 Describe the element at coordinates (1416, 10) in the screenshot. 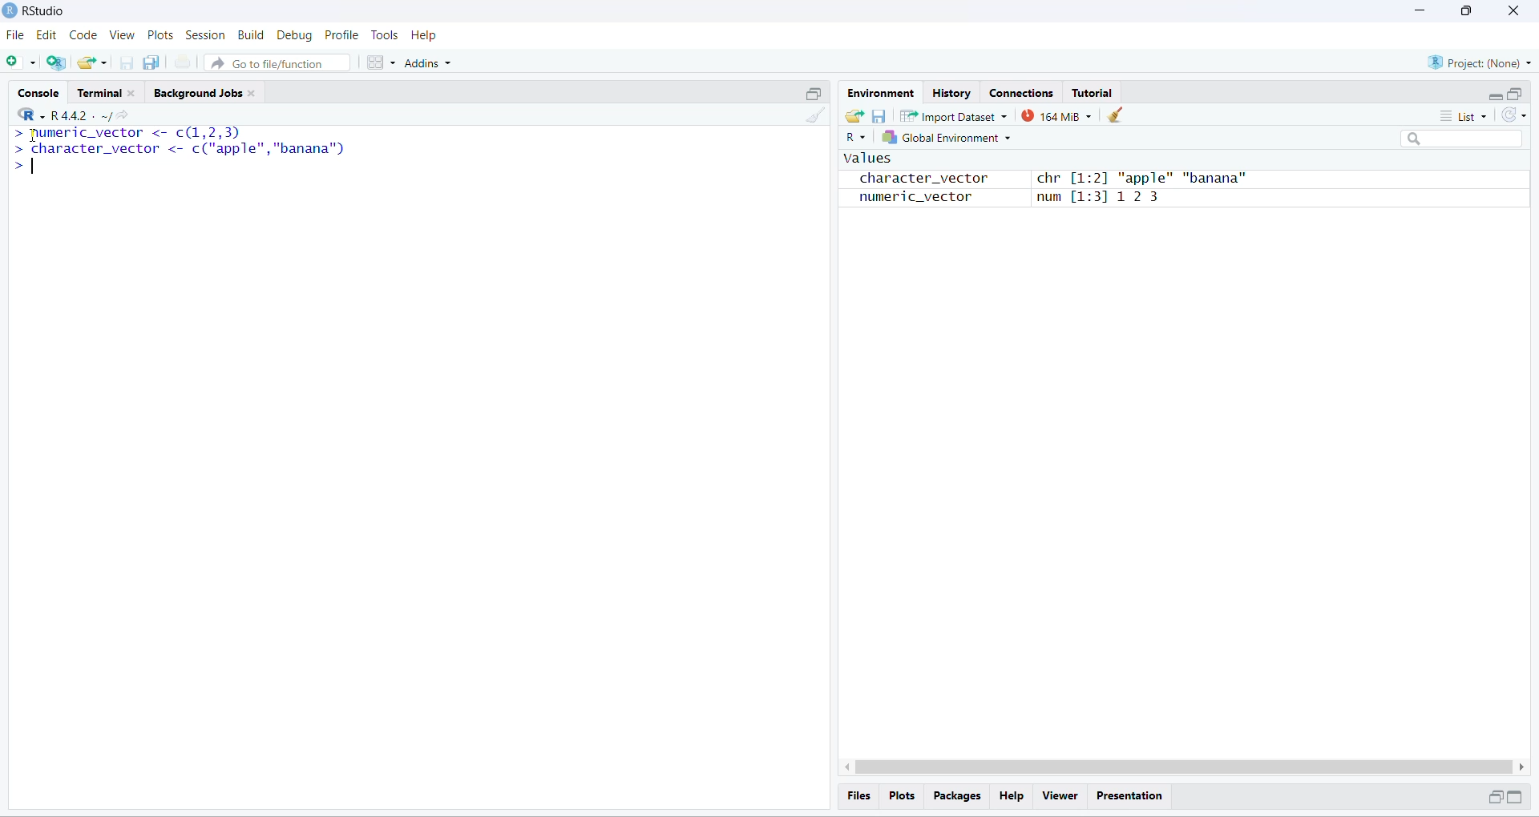

I see `minimize` at that location.